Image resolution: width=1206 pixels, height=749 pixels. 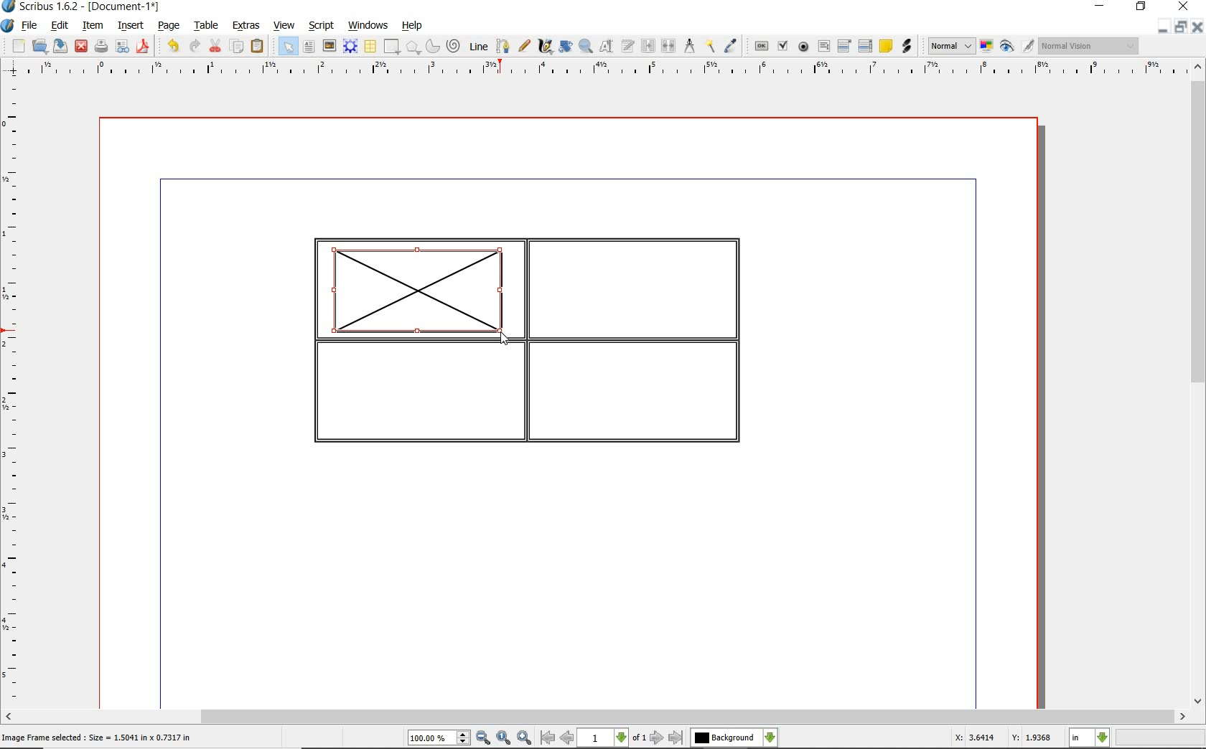 I want to click on measurements, so click(x=690, y=46).